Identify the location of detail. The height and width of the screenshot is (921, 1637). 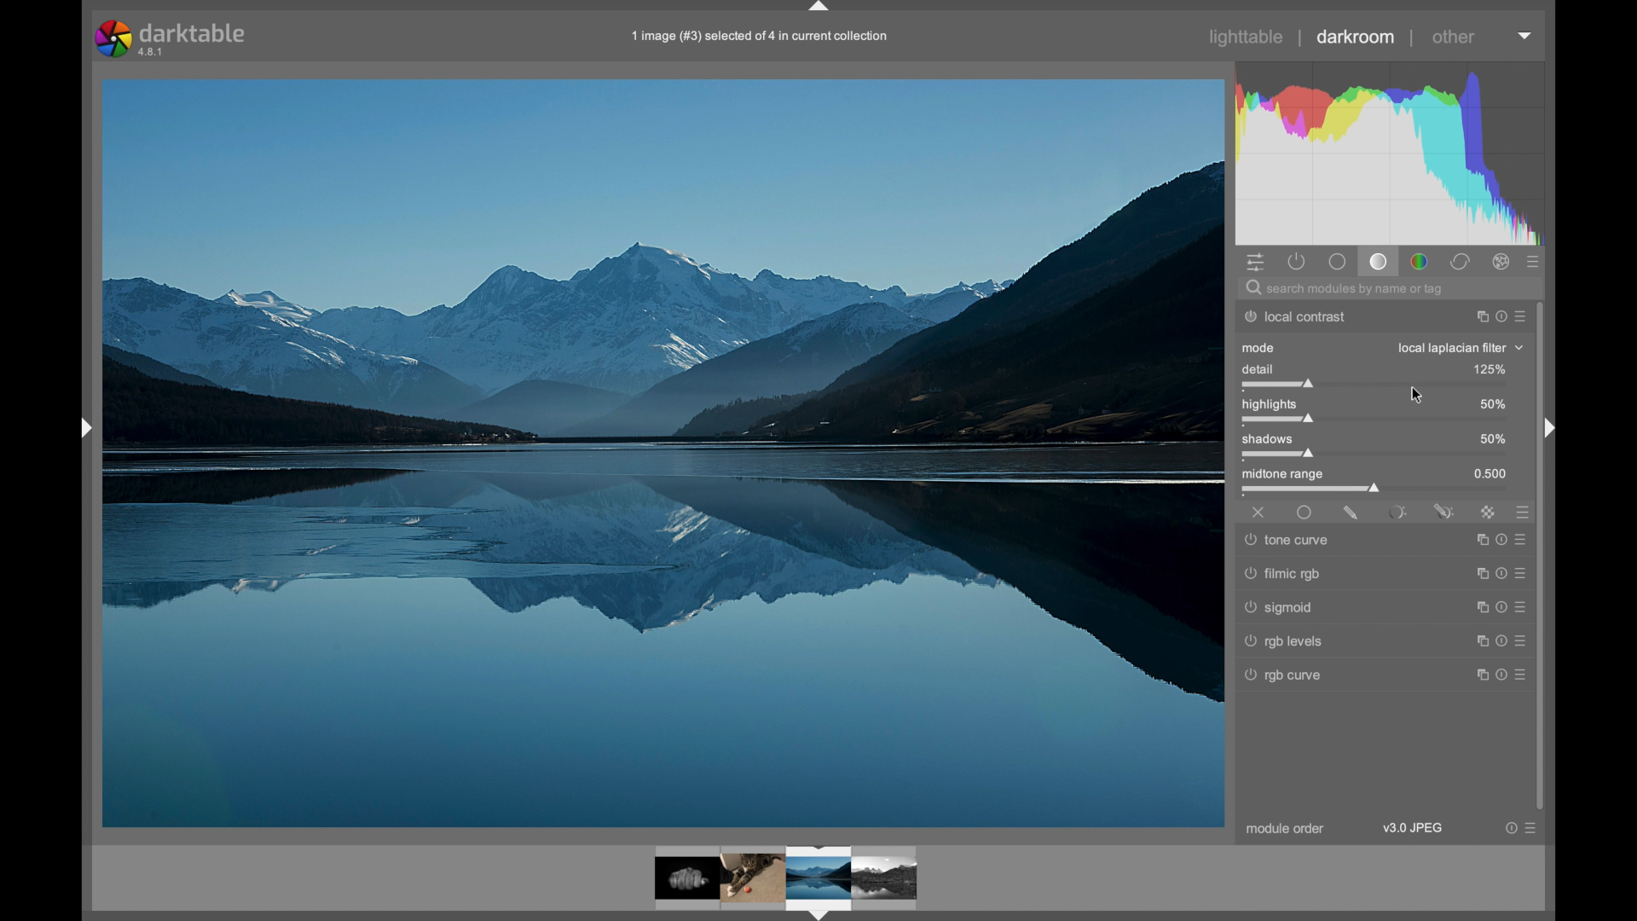
(1259, 370).